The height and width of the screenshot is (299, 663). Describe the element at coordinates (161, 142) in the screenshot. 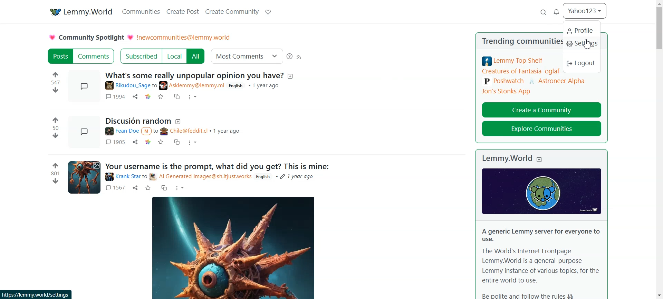

I see `save` at that location.